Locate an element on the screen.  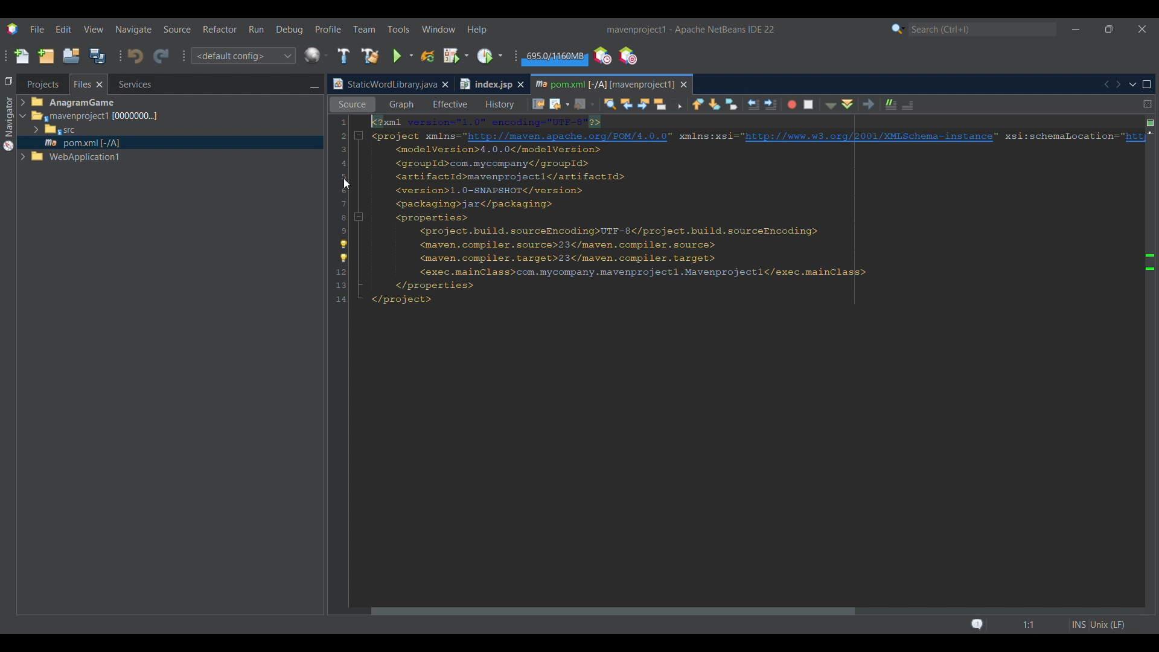
Open project is located at coordinates (71, 56).